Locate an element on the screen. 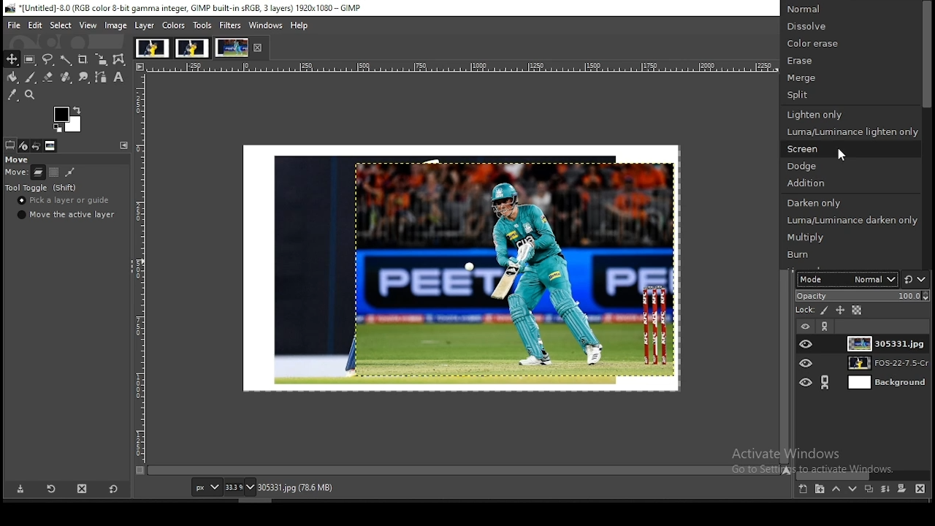  scroll bar is located at coordinates (864, 476).